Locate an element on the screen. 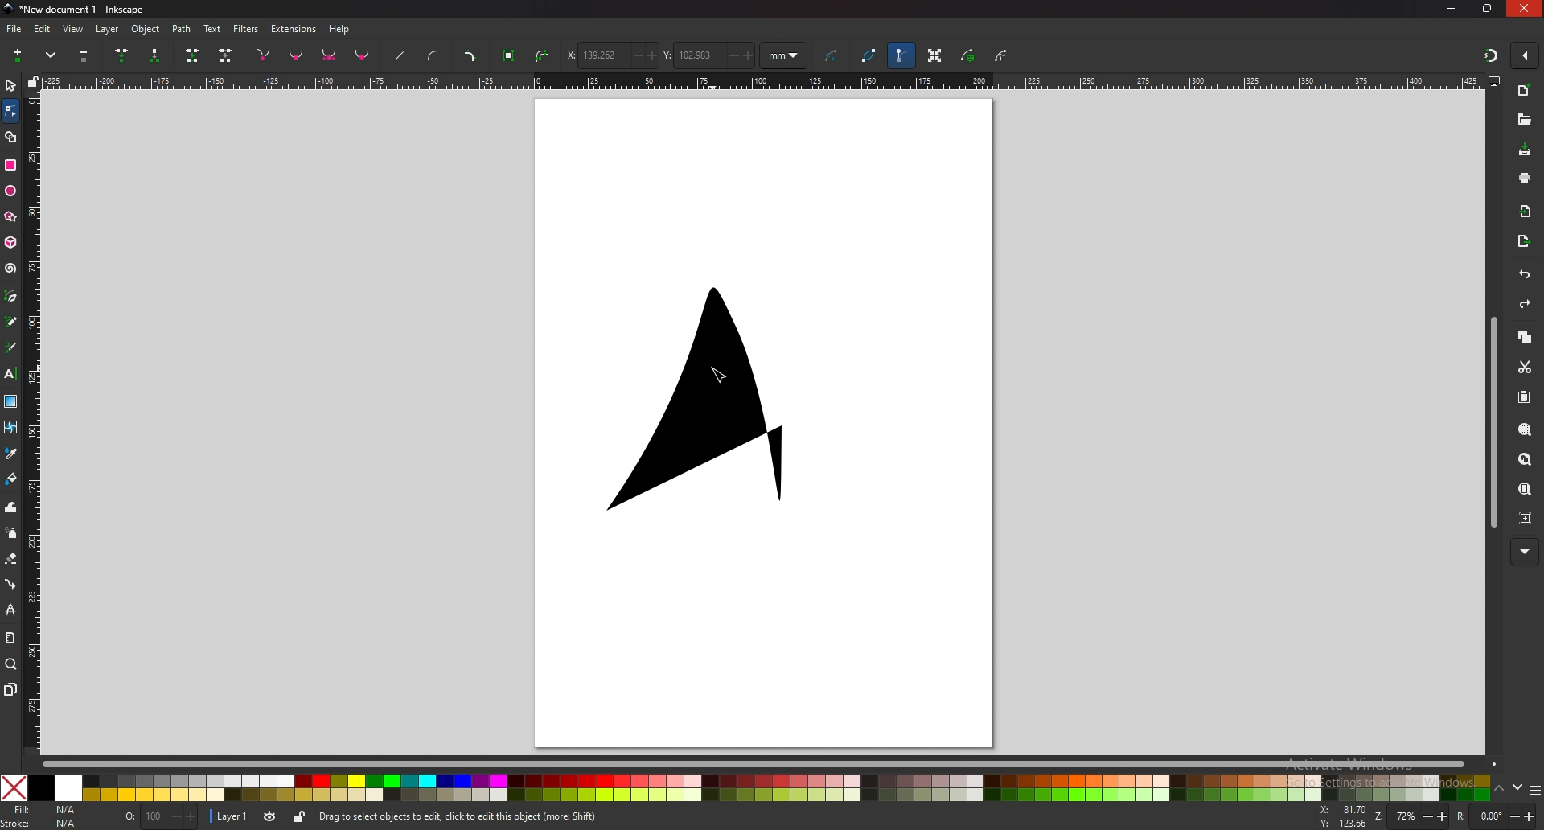  text is located at coordinates (212, 29).